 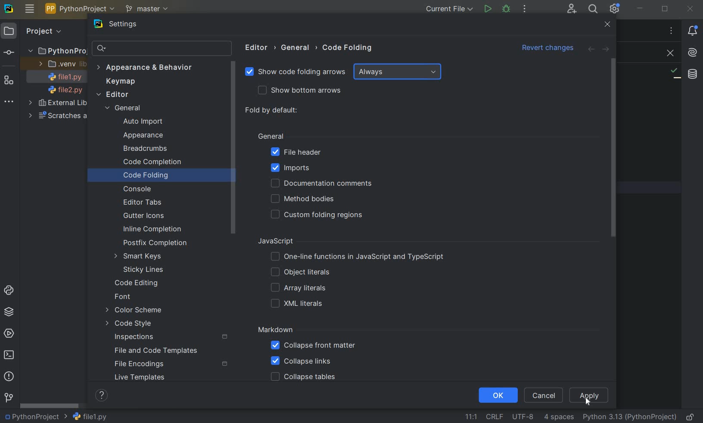 I want to click on PROJECT, so click(x=34, y=31).